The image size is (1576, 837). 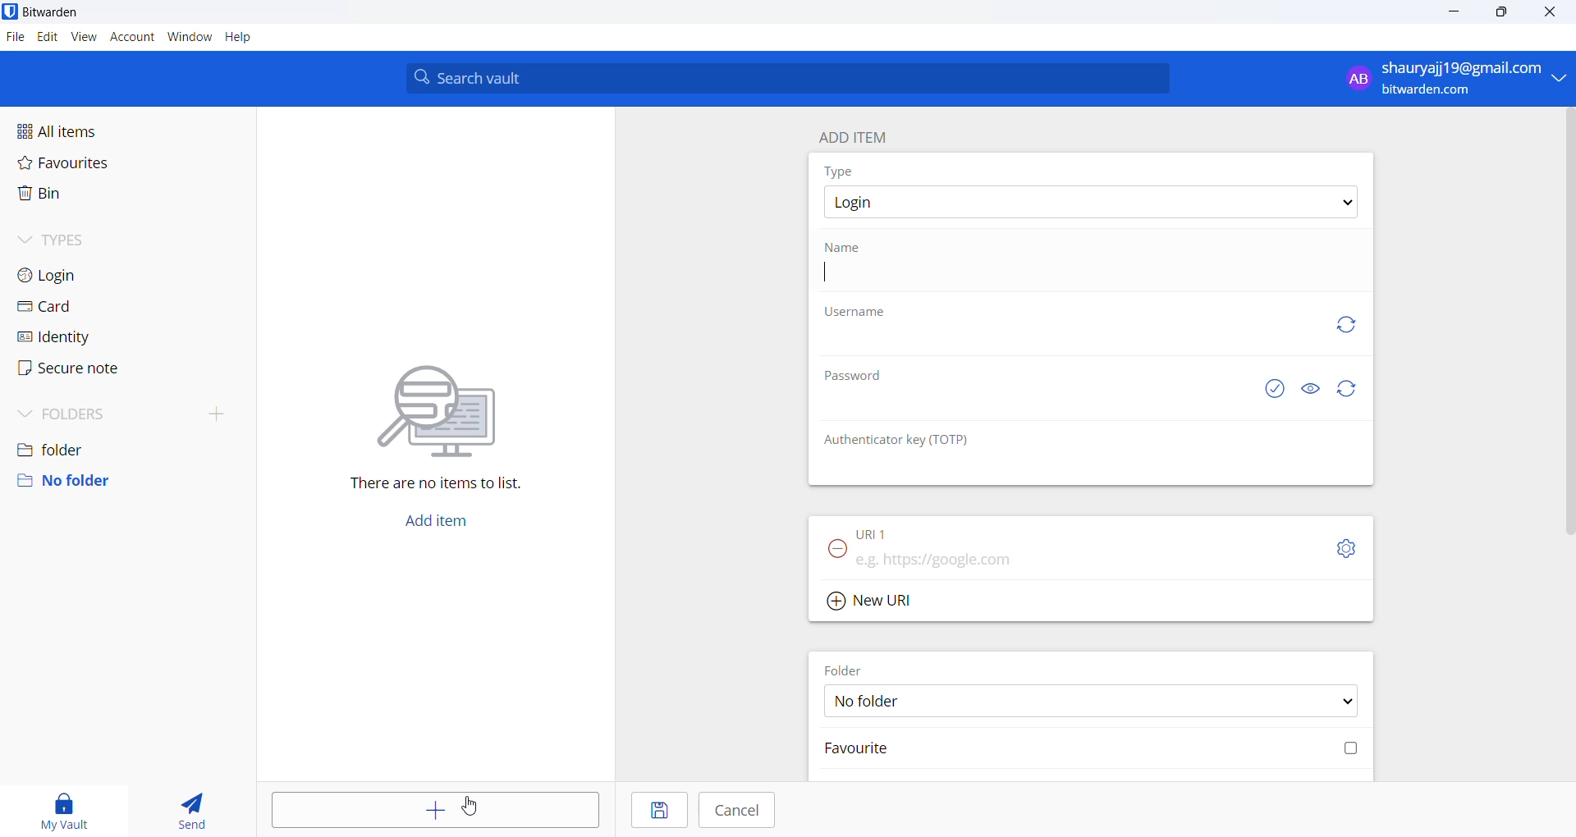 What do you see at coordinates (657, 810) in the screenshot?
I see `save` at bounding box center [657, 810].